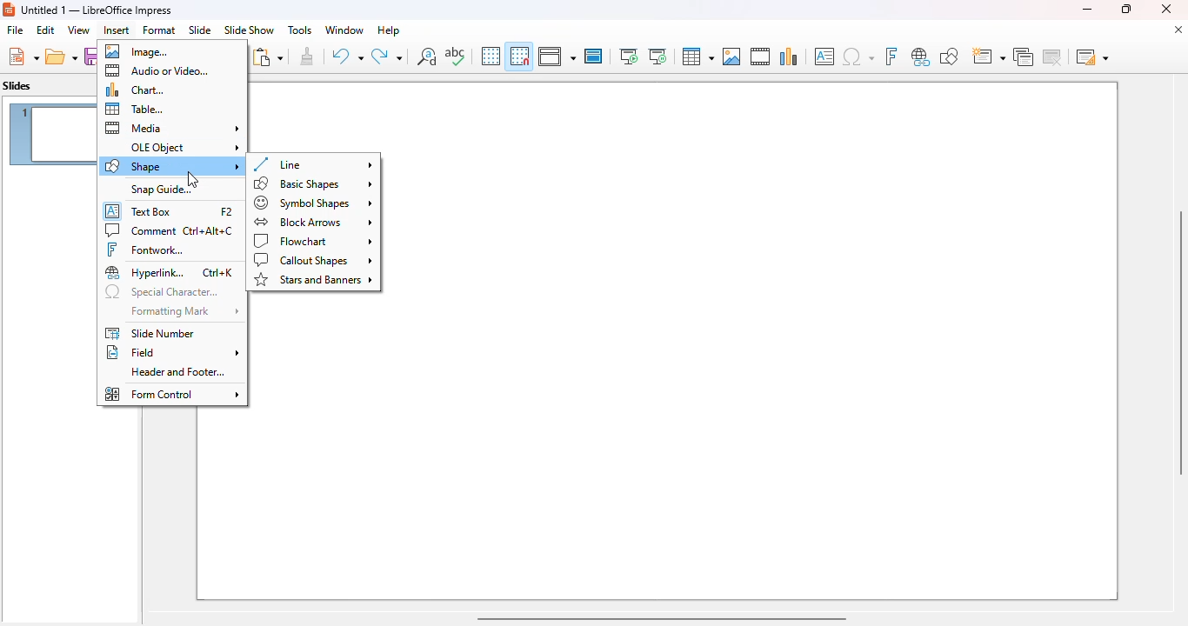 The width and height of the screenshot is (1188, 626). I want to click on slides, so click(17, 86).